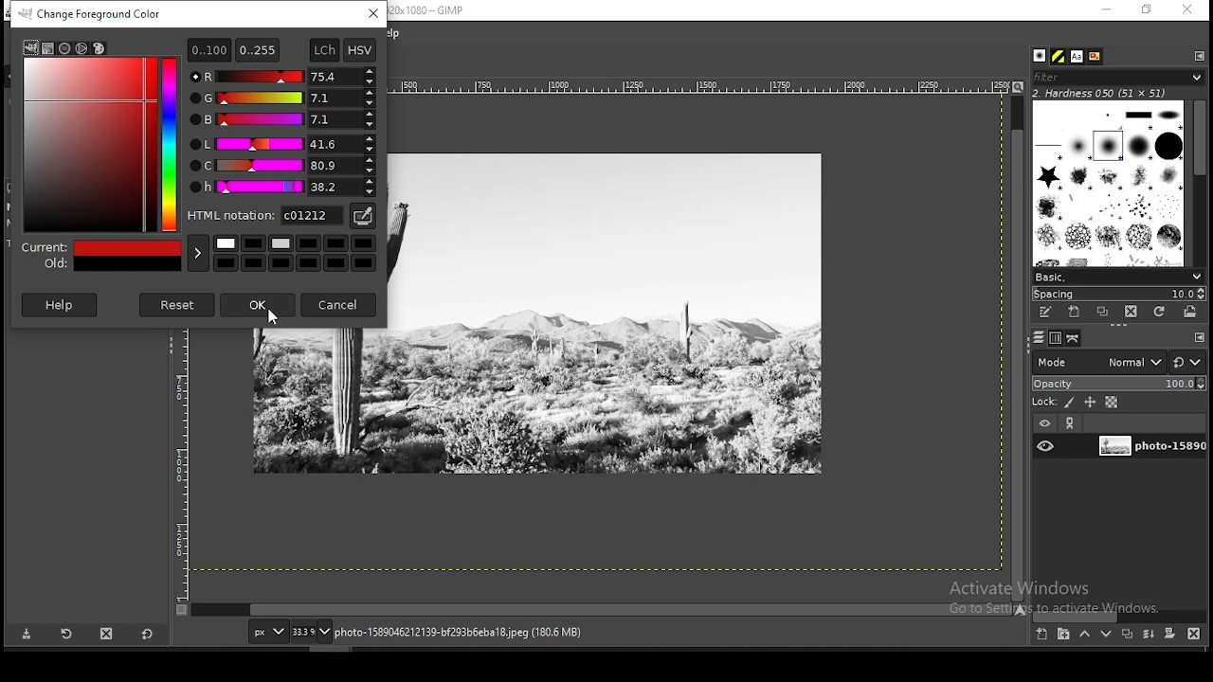 This screenshot has width=1213, height=682. Describe the element at coordinates (281, 166) in the screenshot. I see `lch chroma` at that location.